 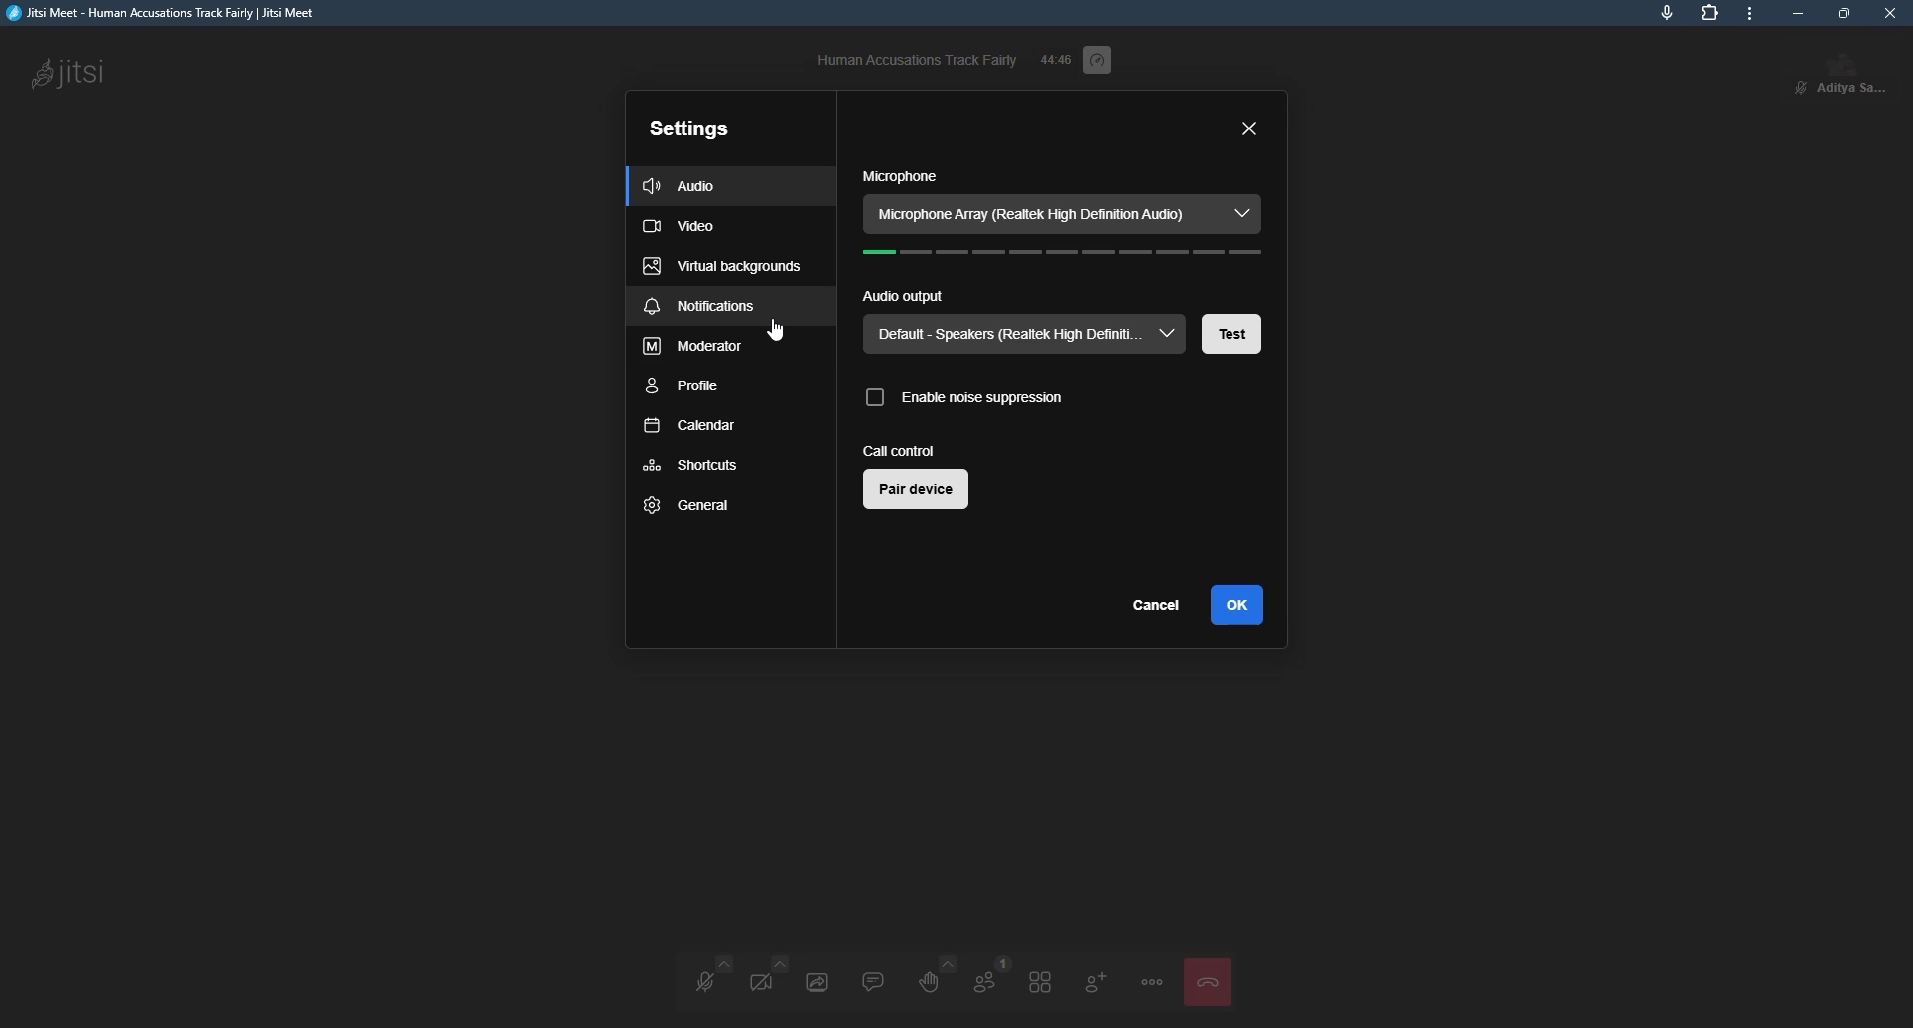 What do you see at coordinates (685, 183) in the screenshot?
I see `audio` at bounding box center [685, 183].